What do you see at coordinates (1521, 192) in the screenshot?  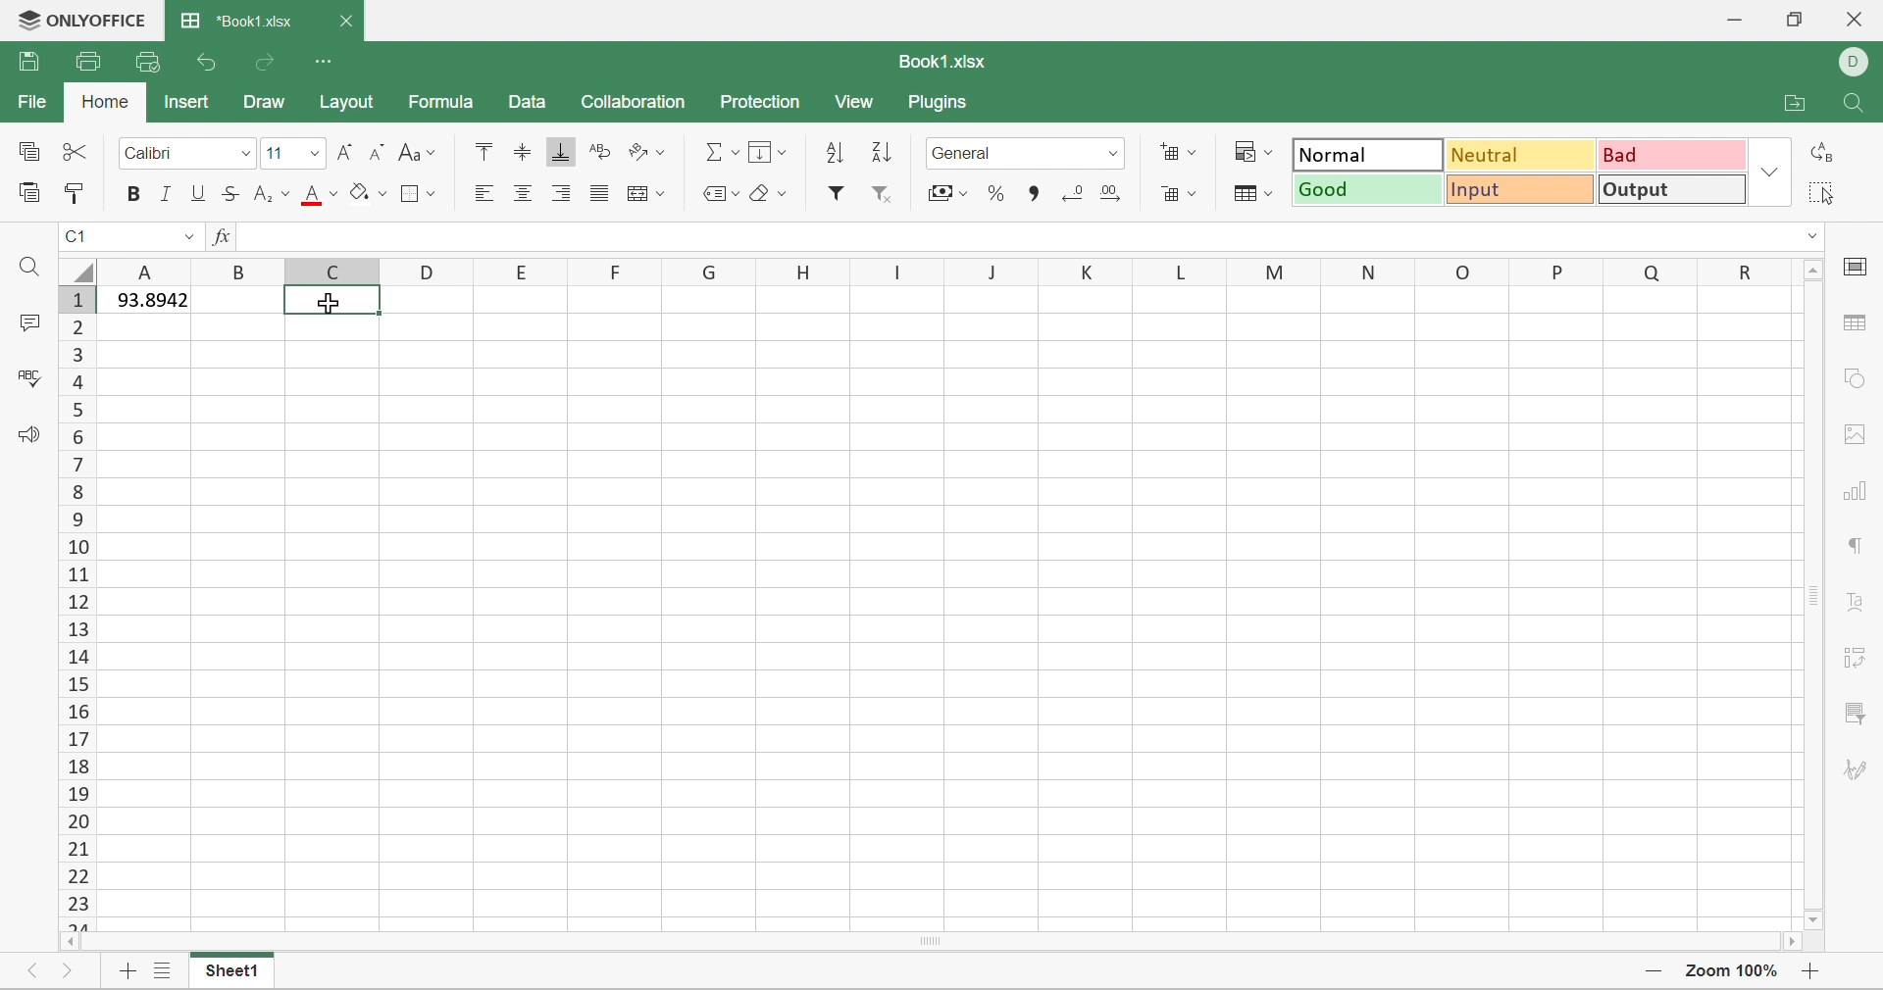 I see `Input` at bounding box center [1521, 192].